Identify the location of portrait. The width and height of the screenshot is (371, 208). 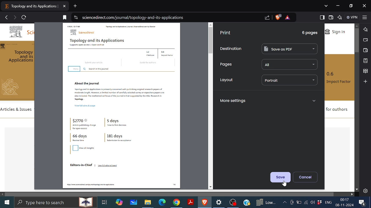
(289, 80).